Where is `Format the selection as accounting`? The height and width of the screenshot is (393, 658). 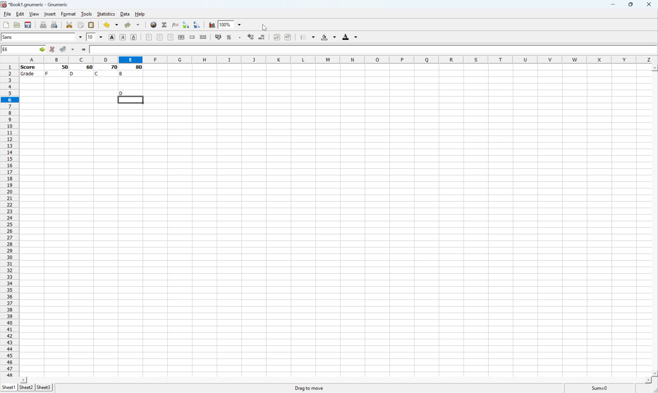
Format the selection as accounting is located at coordinates (216, 38).